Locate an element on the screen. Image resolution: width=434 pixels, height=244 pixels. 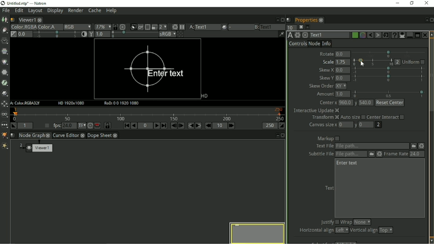
The playback out point is located at coordinates (269, 126).